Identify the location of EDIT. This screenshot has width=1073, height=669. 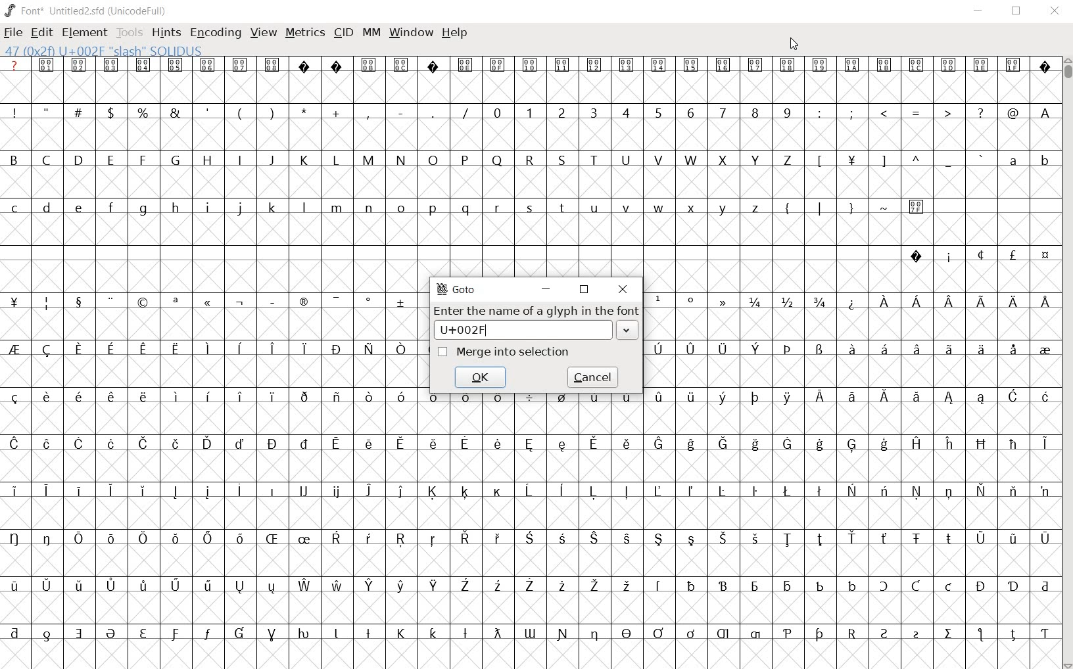
(42, 33).